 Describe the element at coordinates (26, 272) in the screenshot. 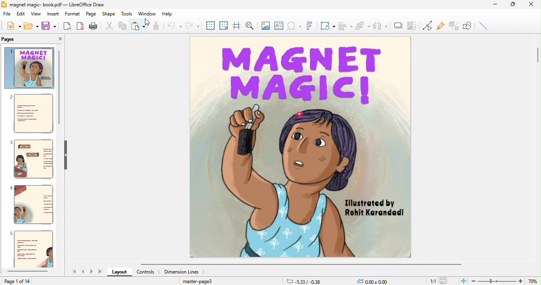

I see `horizontal scroll bar` at that location.